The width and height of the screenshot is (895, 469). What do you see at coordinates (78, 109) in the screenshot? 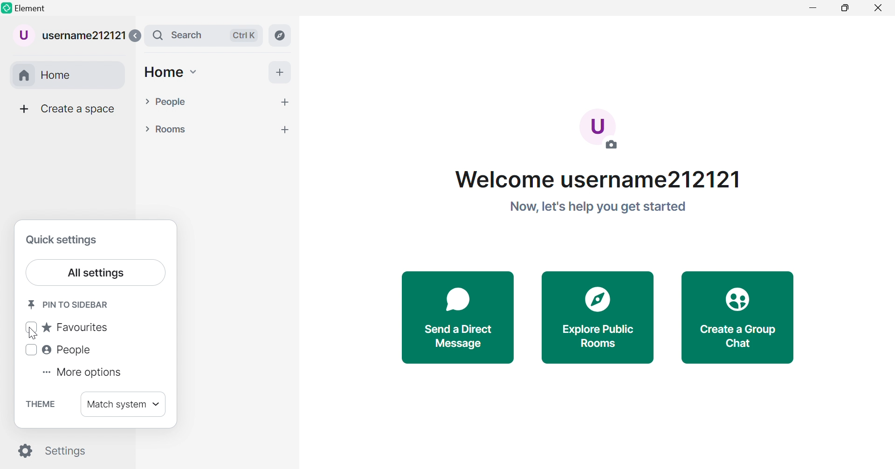
I see `Create a space` at bounding box center [78, 109].